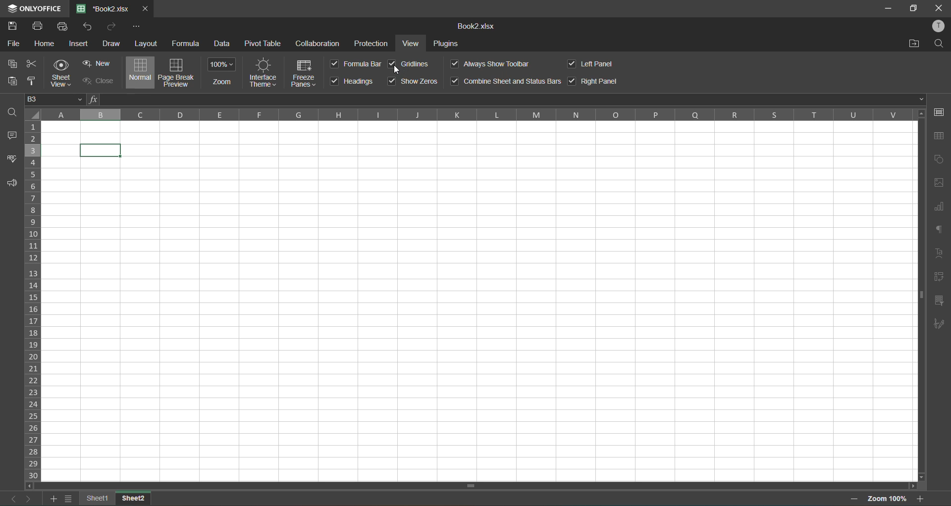 The height and width of the screenshot is (506, 951). What do you see at coordinates (141, 72) in the screenshot?
I see `normal` at bounding box center [141, 72].